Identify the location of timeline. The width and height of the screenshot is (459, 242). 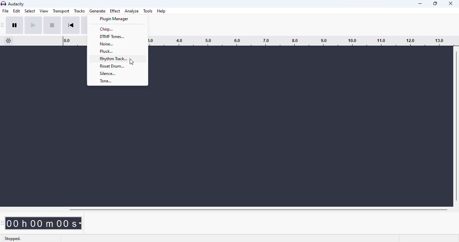
(302, 41).